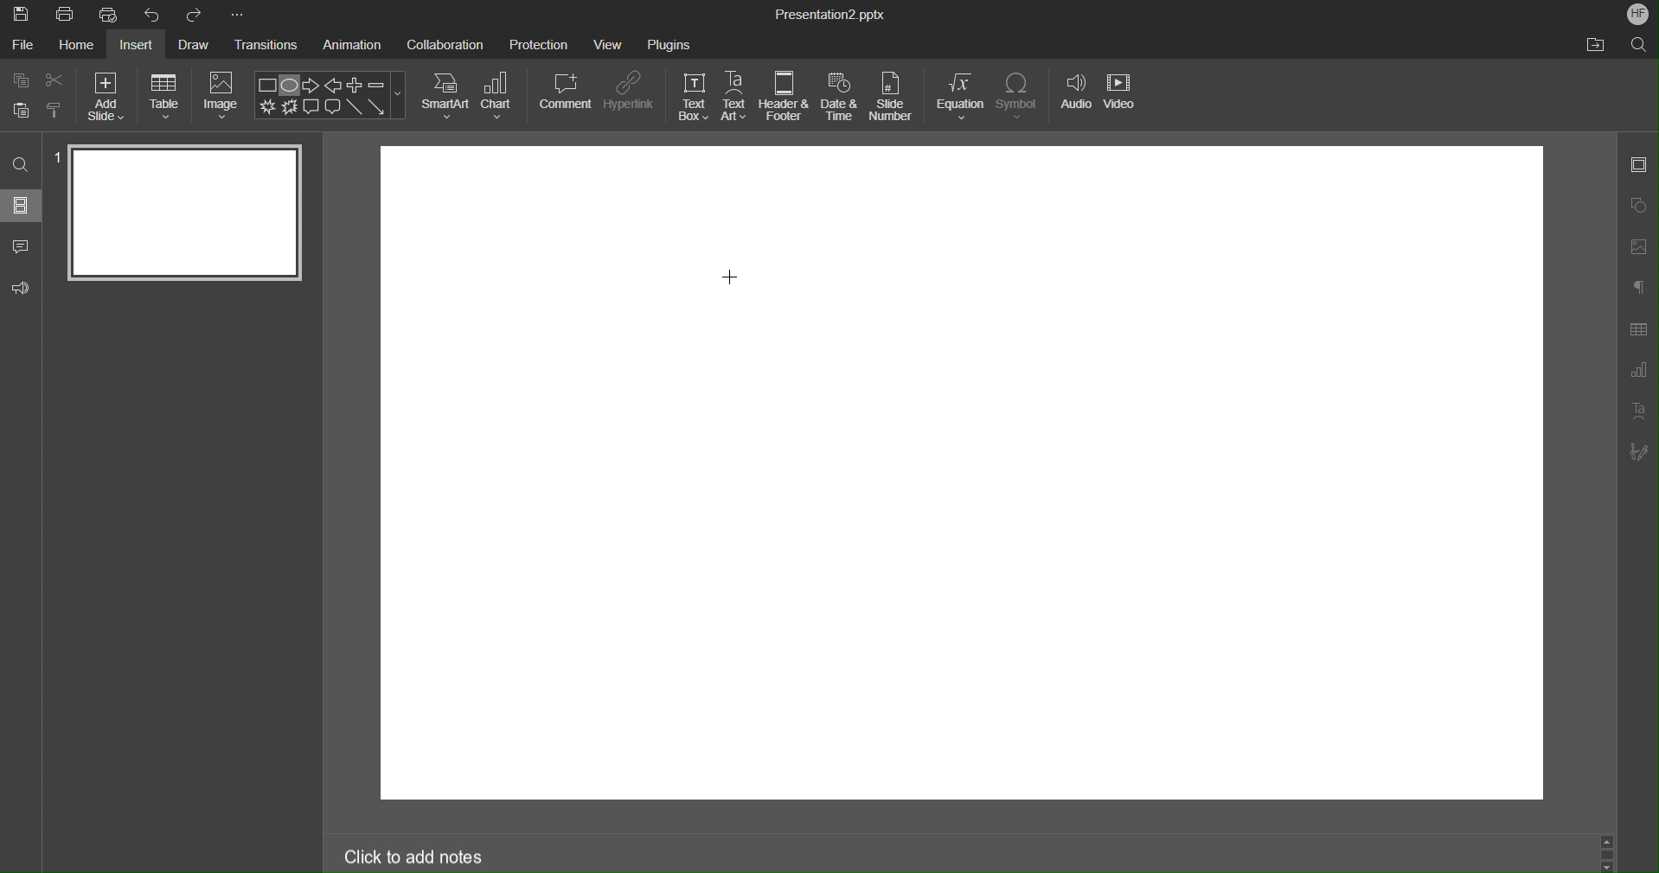  What do you see at coordinates (1640, 204) in the screenshot?
I see `Shape Settings` at bounding box center [1640, 204].